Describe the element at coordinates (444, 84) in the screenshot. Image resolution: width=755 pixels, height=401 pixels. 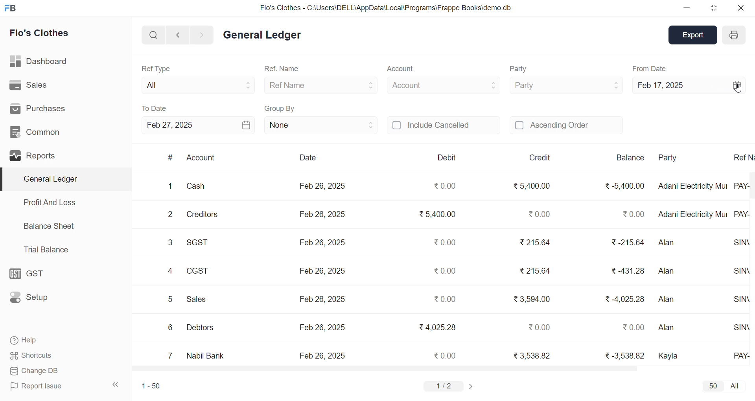
I see `Account` at that location.